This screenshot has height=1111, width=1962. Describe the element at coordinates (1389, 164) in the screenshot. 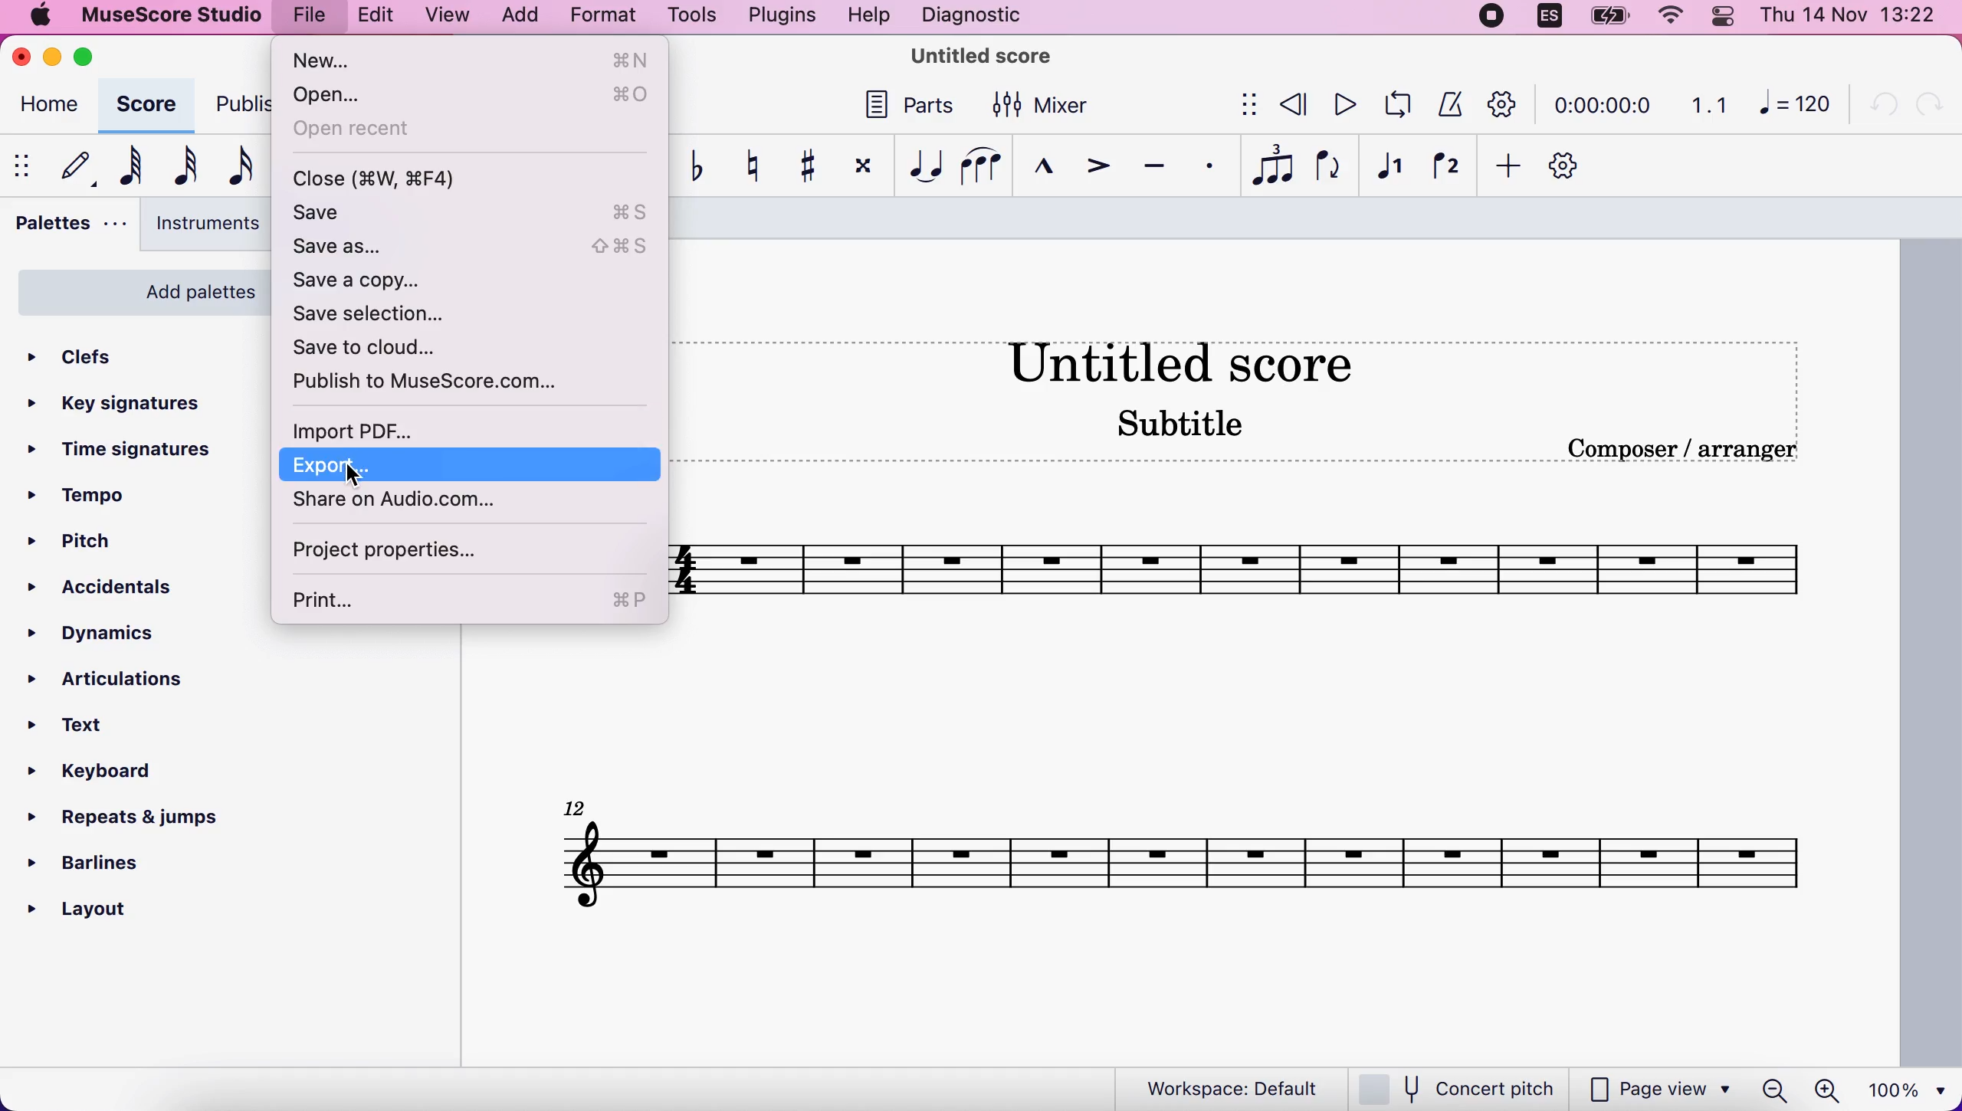

I see `voice 1` at that location.